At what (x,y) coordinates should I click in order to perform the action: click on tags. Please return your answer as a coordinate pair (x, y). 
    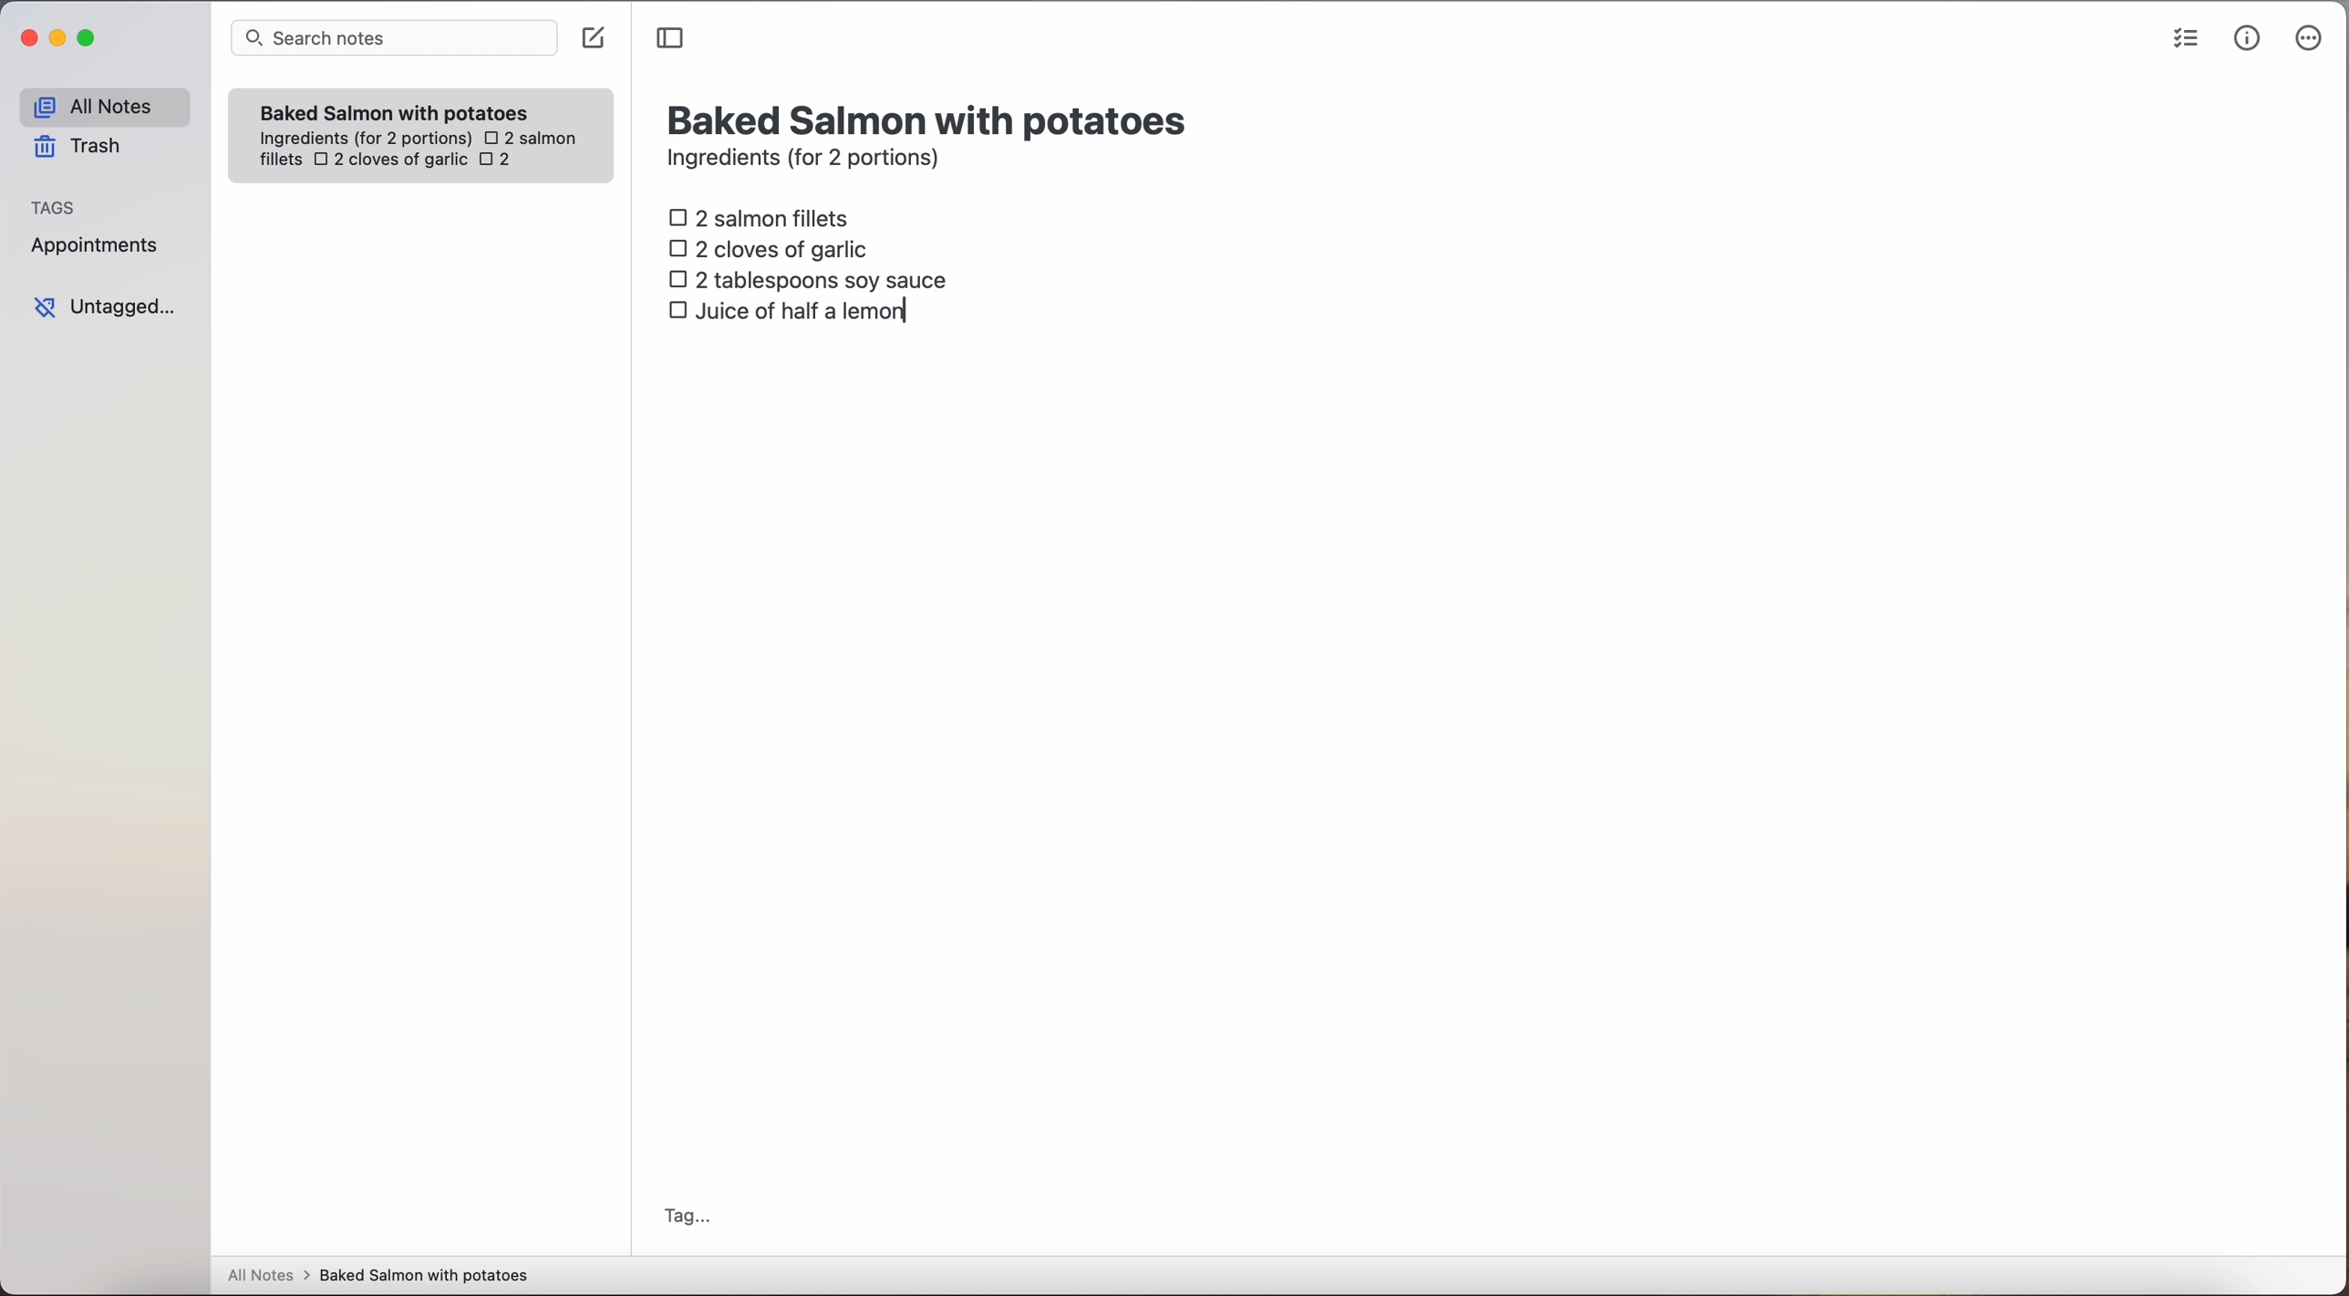
    Looking at the image, I should click on (54, 205).